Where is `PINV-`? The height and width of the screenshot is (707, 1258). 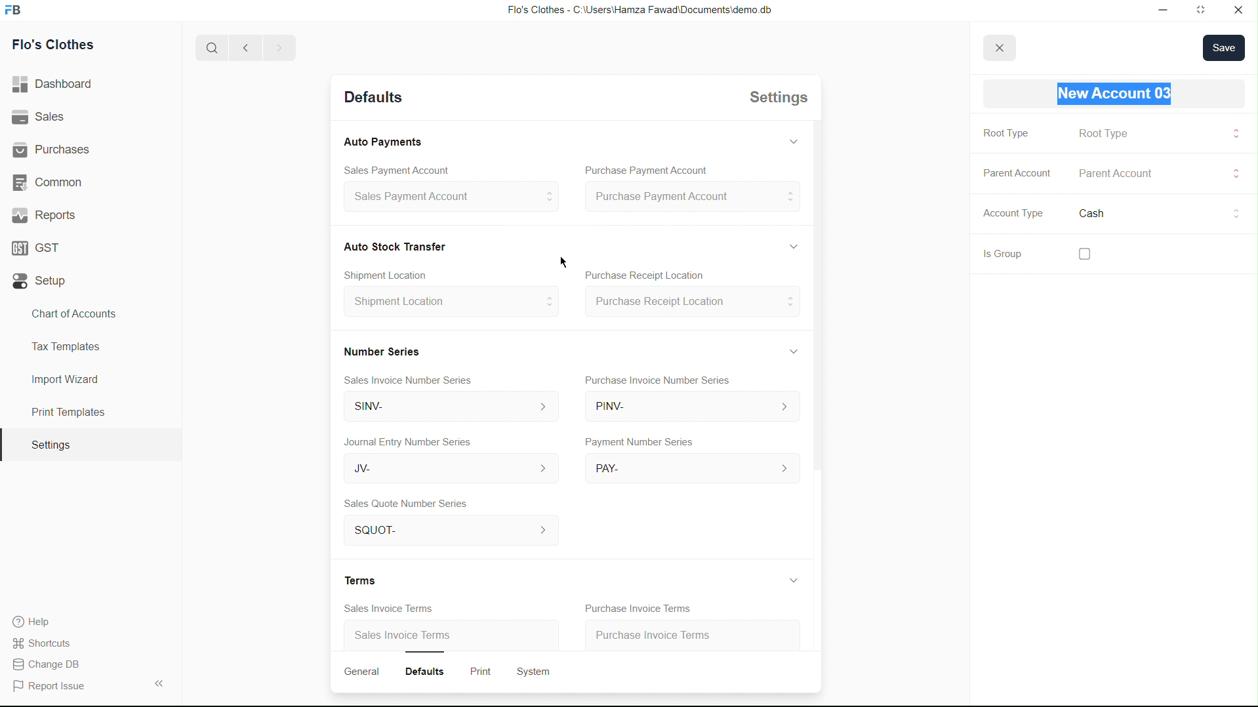
PINV- is located at coordinates (690, 409).